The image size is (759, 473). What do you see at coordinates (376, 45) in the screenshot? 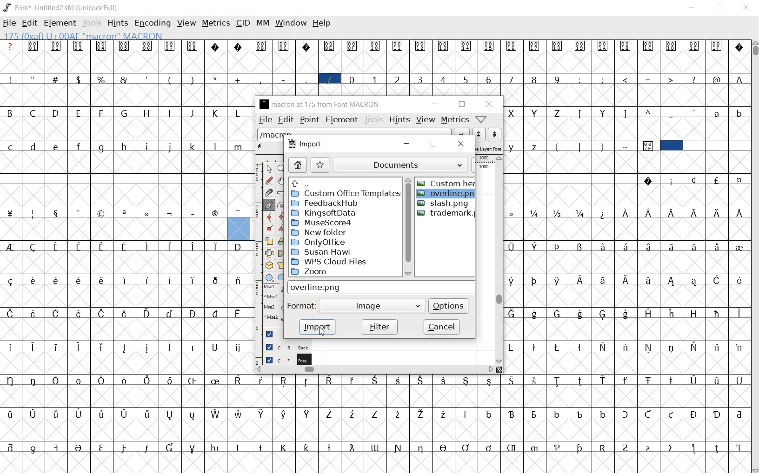
I see `Symbol` at bounding box center [376, 45].